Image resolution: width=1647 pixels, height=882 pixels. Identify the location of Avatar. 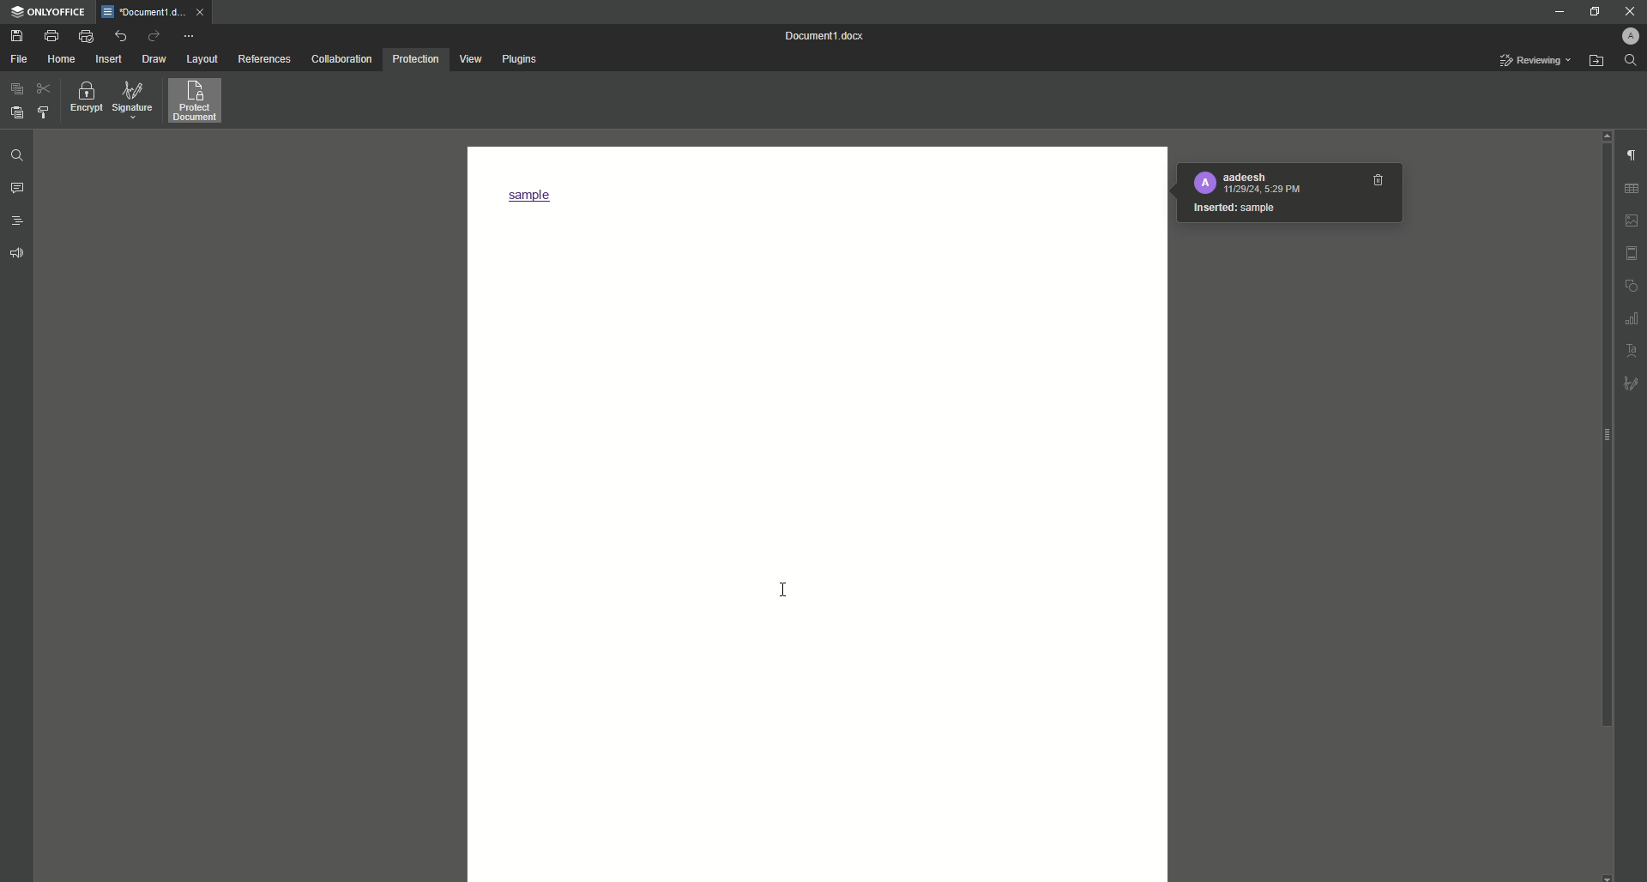
(1204, 182).